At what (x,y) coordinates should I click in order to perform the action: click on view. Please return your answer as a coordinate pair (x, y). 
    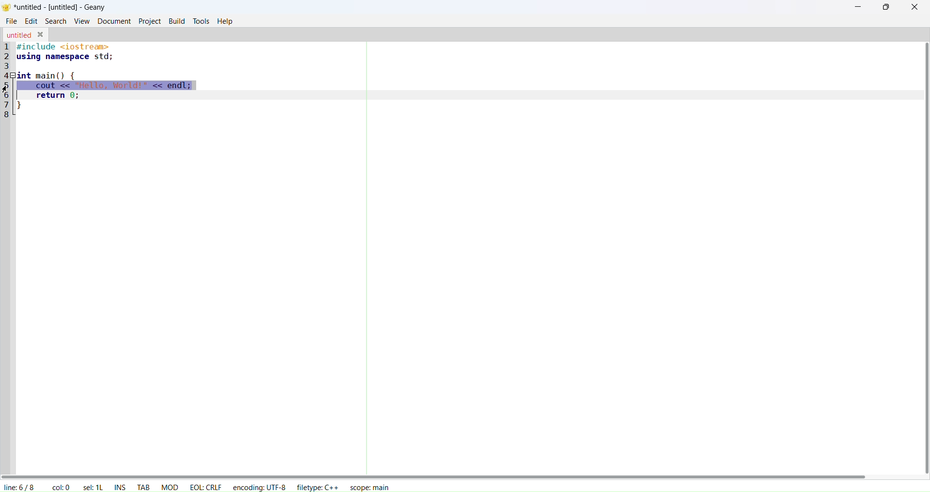
    Looking at the image, I should click on (83, 21).